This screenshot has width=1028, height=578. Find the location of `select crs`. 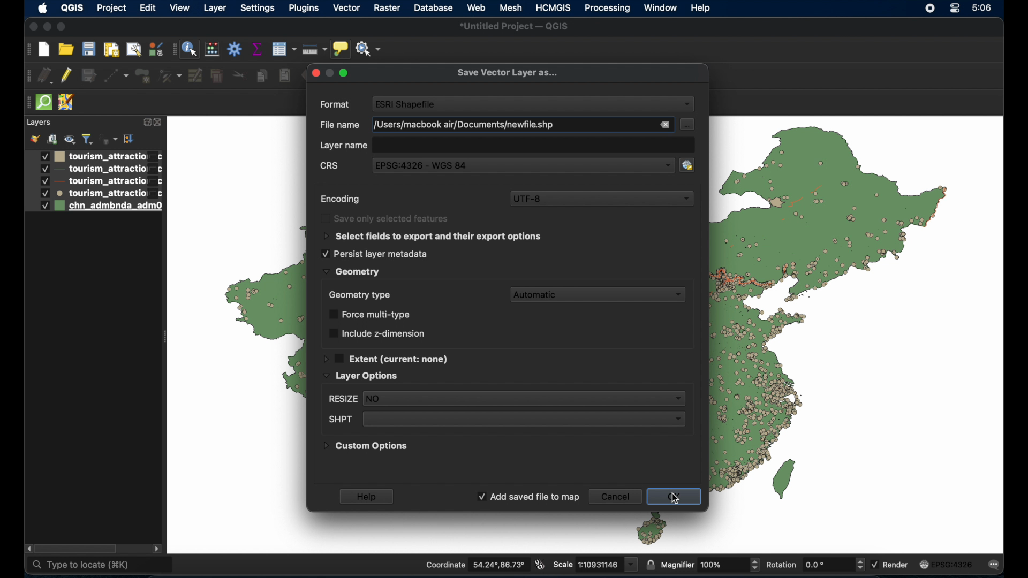

select crs is located at coordinates (693, 164).